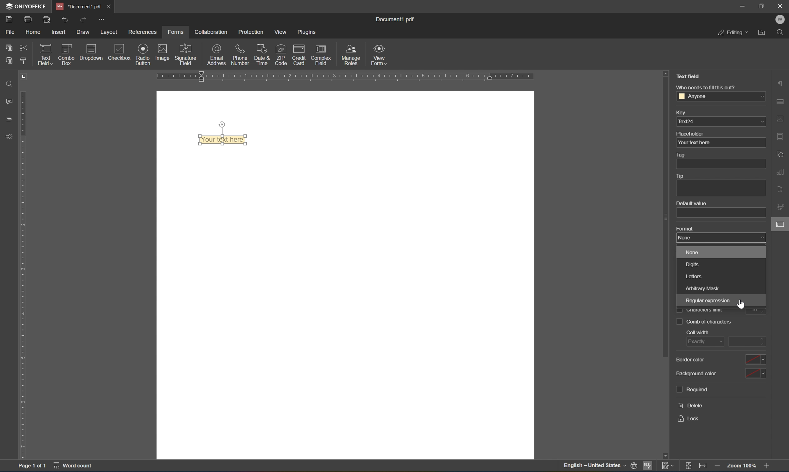 Image resolution: width=789 pixels, height=472 pixels. Describe the element at coordinates (743, 466) in the screenshot. I see `zoom out` at that location.